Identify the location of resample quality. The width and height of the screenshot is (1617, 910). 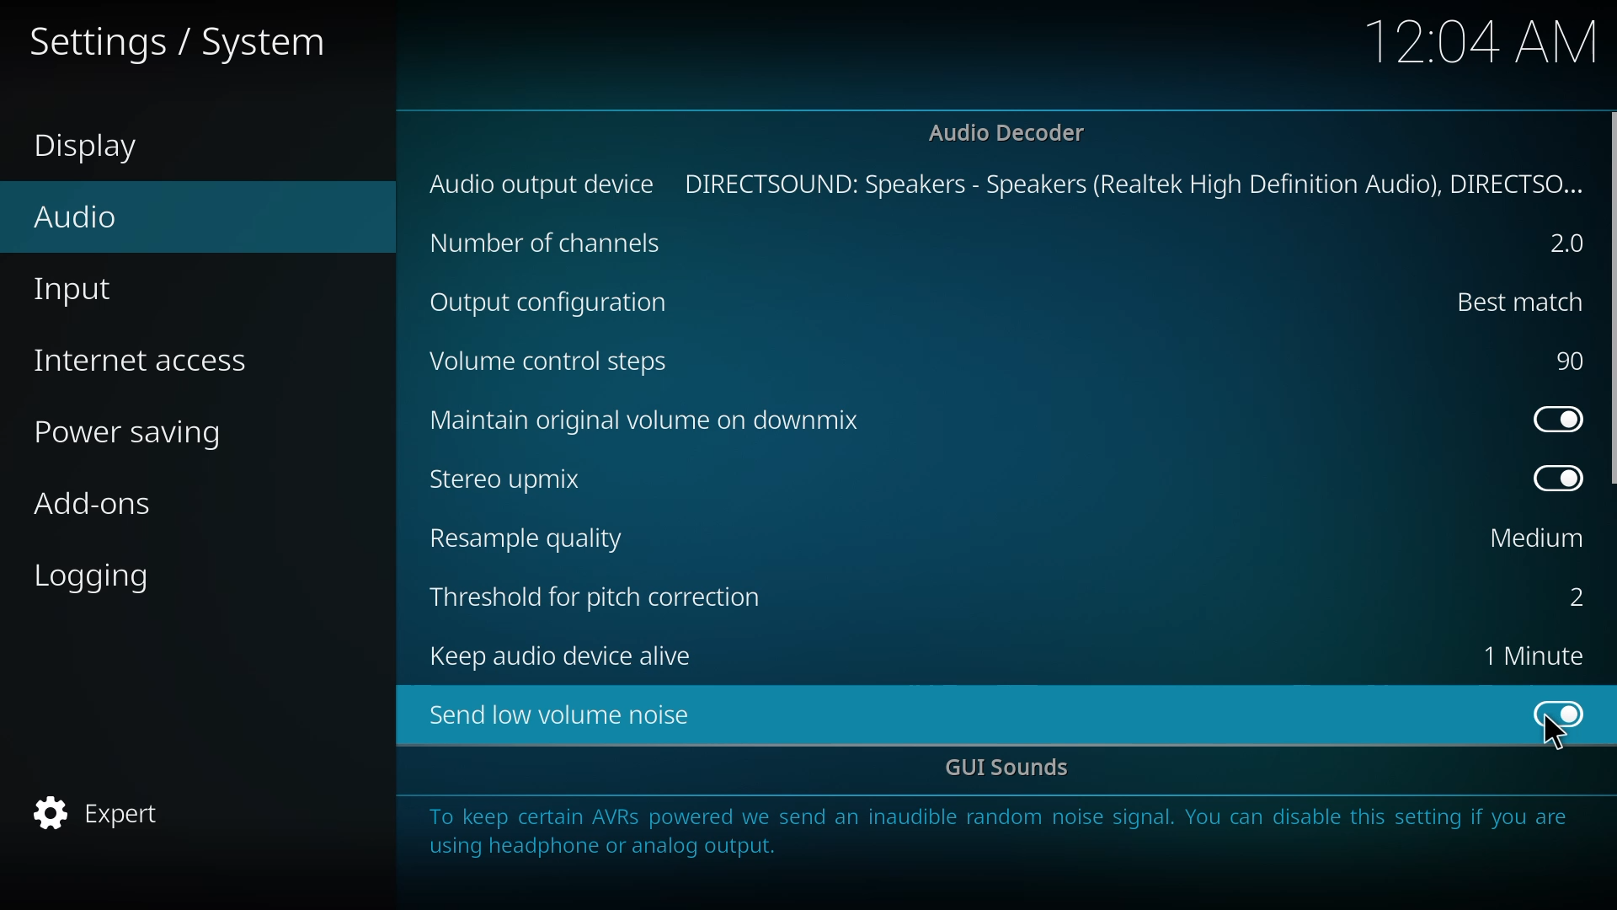
(538, 536).